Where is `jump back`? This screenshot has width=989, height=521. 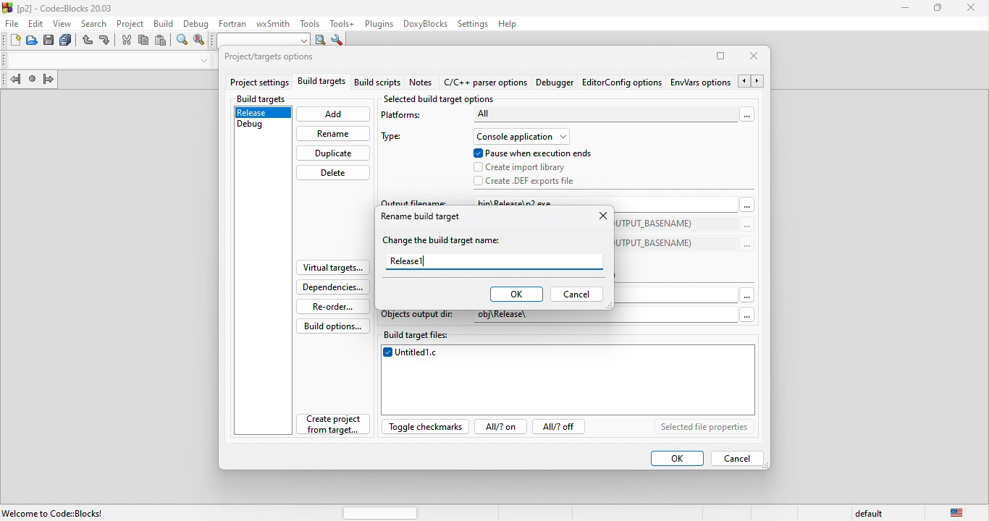
jump back is located at coordinates (12, 81).